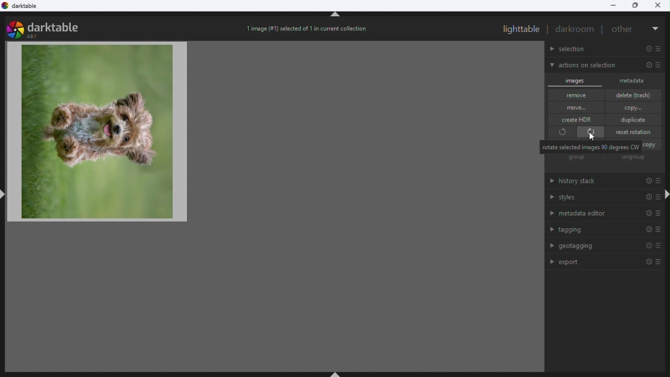  What do you see at coordinates (576, 80) in the screenshot?
I see `Images` at bounding box center [576, 80].